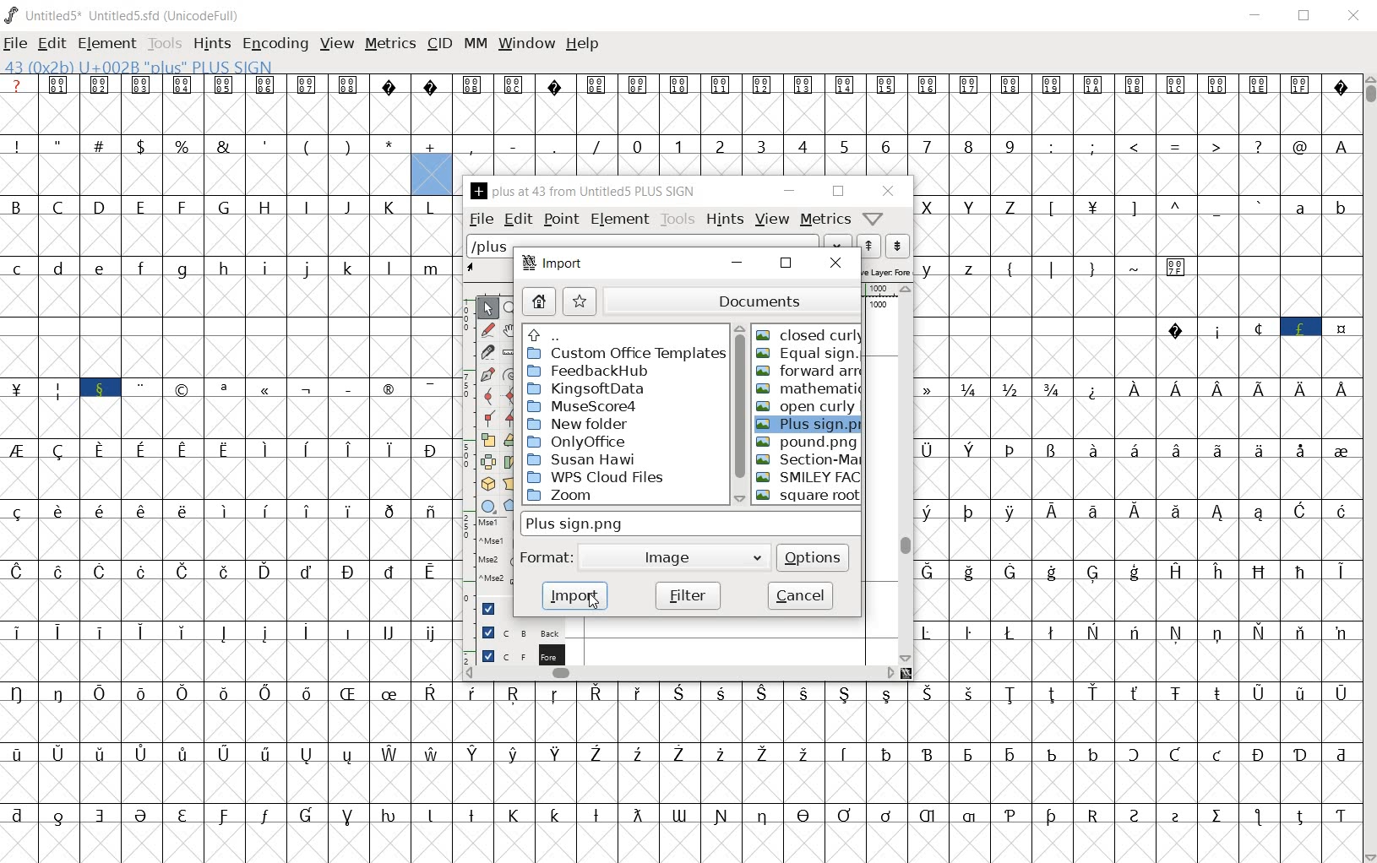 The image size is (1377, 863). What do you see at coordinates (473, 42) in the screenshot?
I see `mm` at bounding box center [473, 42].